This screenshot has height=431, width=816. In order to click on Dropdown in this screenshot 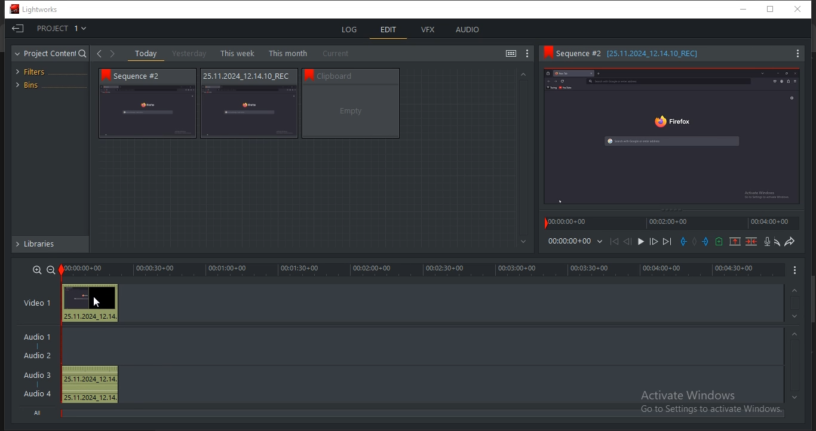, I will do `click(598, 243)`.